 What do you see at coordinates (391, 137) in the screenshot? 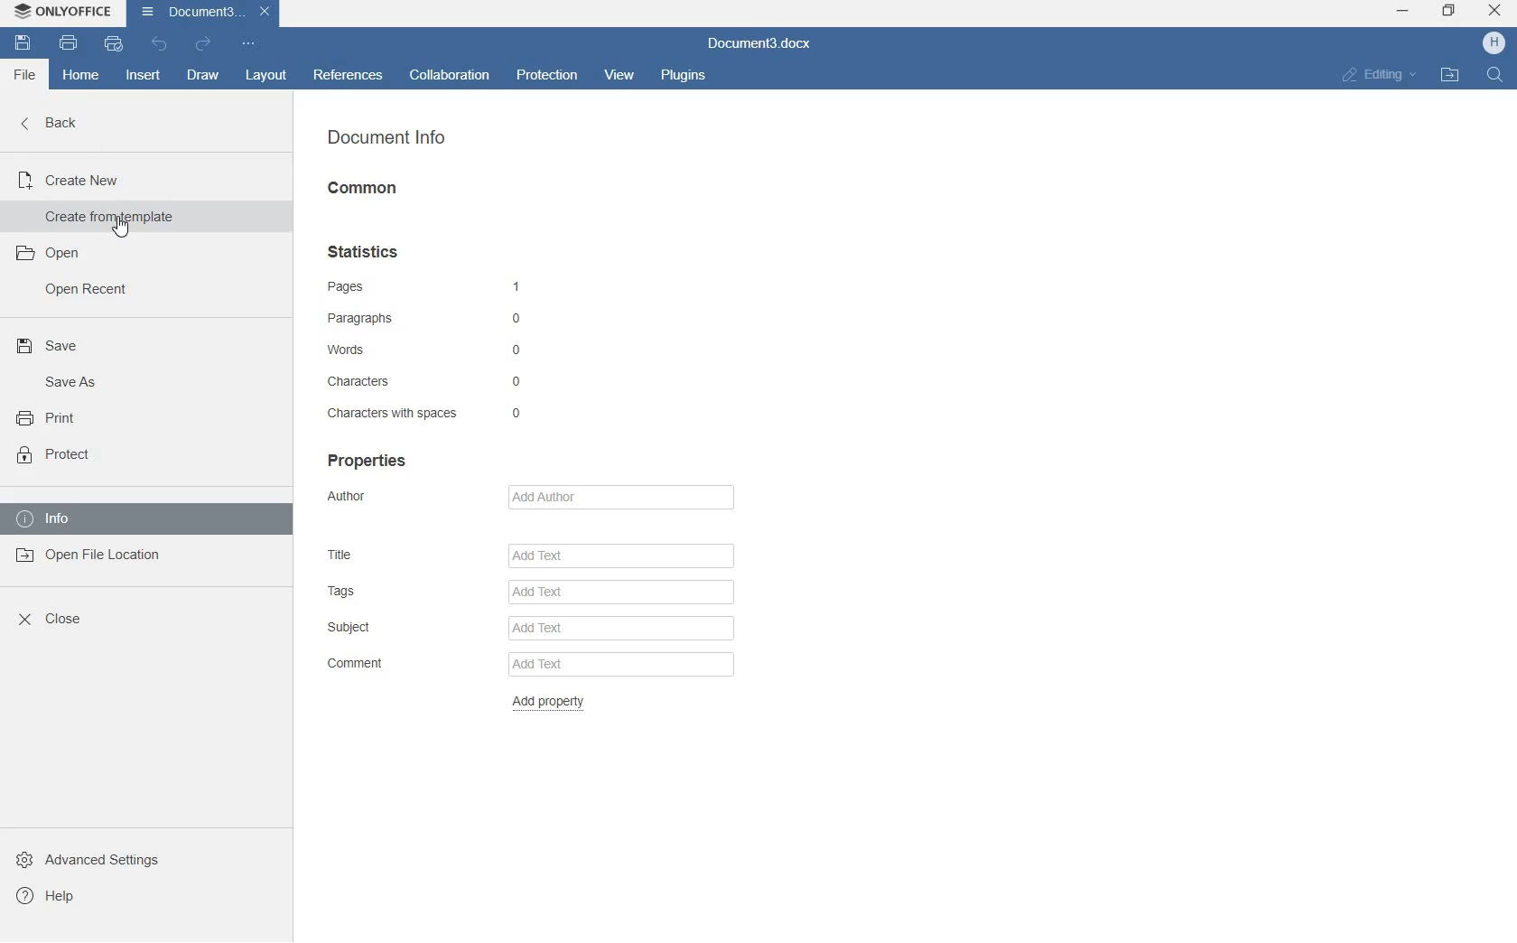
I see `document info` at bounding box center [391, 137].